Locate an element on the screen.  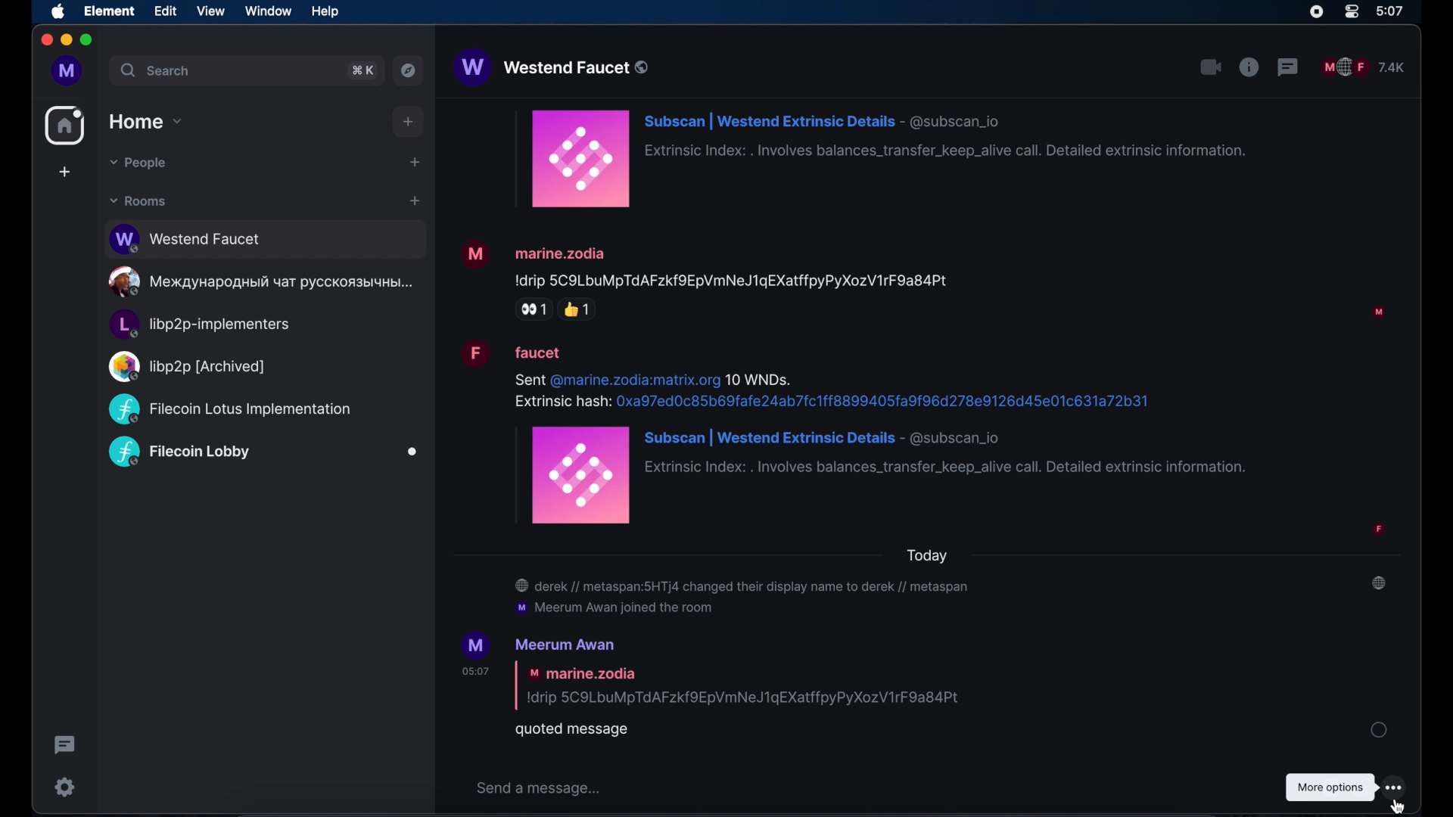
settings is located at coordinates (65, 787).